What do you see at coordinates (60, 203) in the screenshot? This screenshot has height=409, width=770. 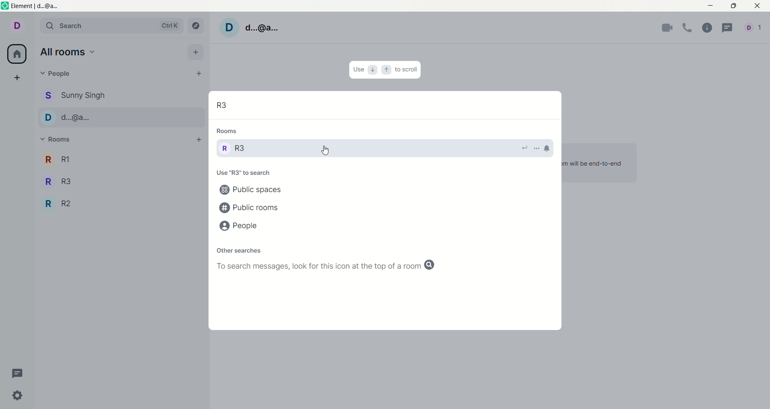 I see `R2` at bounding box center [60, 203].